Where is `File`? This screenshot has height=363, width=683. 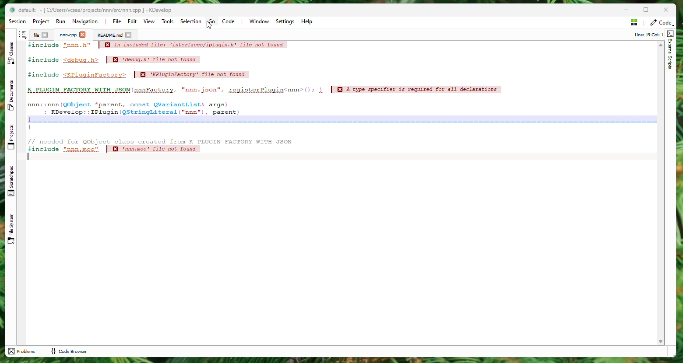
File is located at coordinates (35, 35).